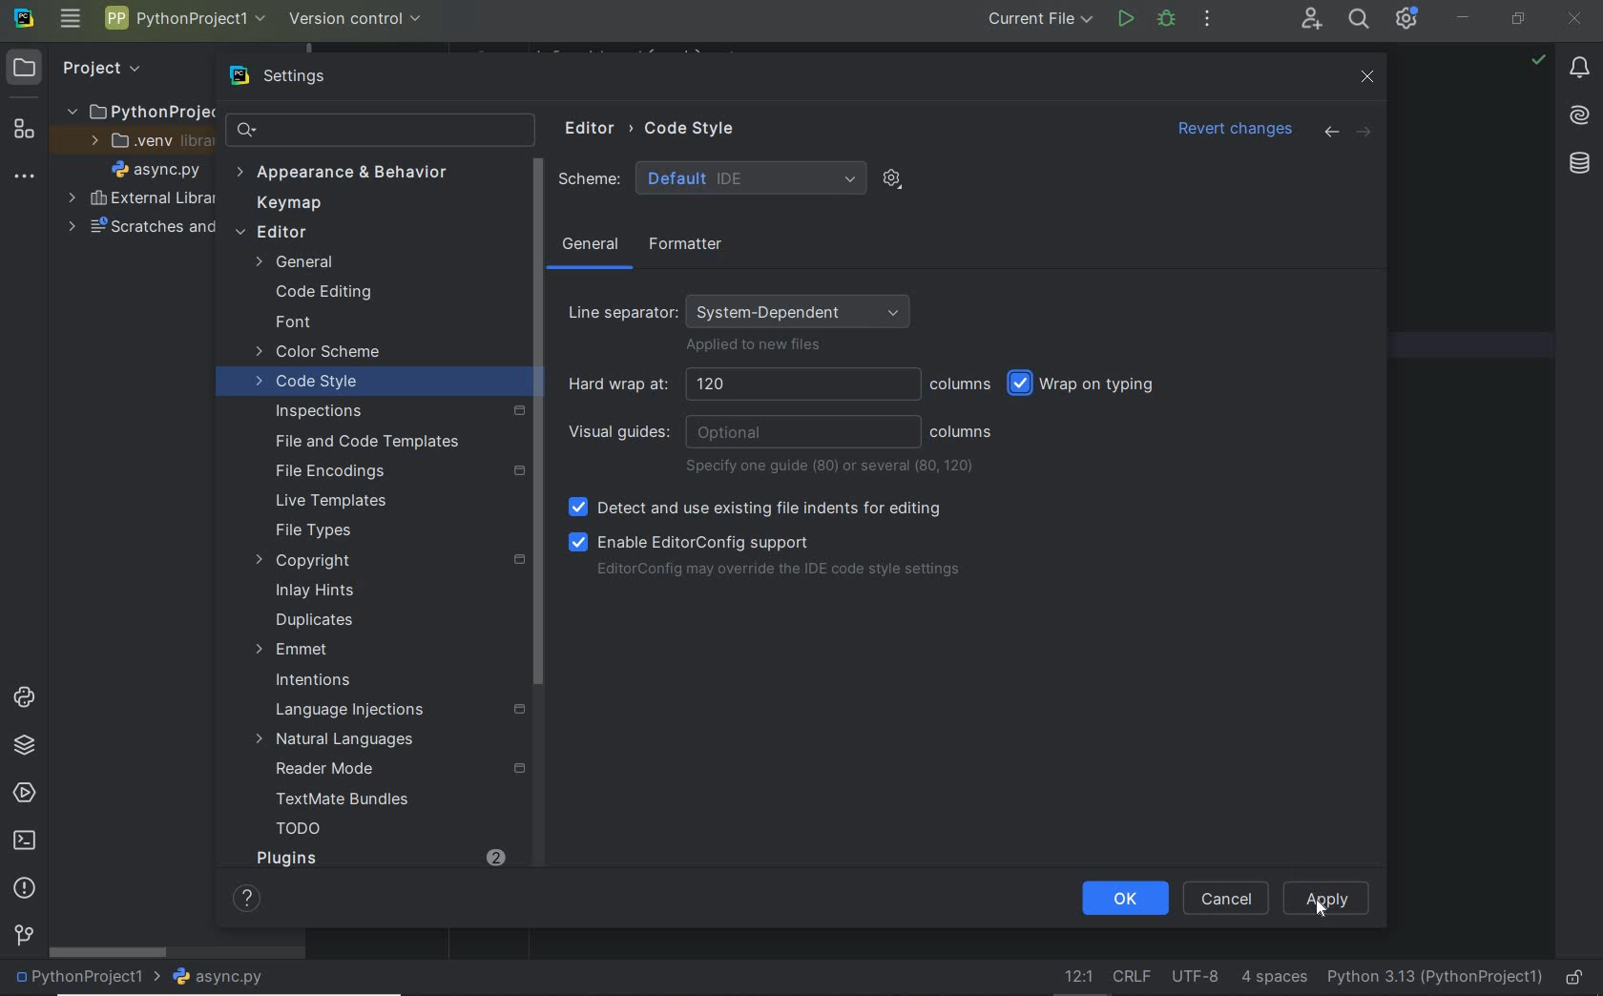 This screenshot has width=1603, height=996. I want to click on revert changes, so click(1235, 133).